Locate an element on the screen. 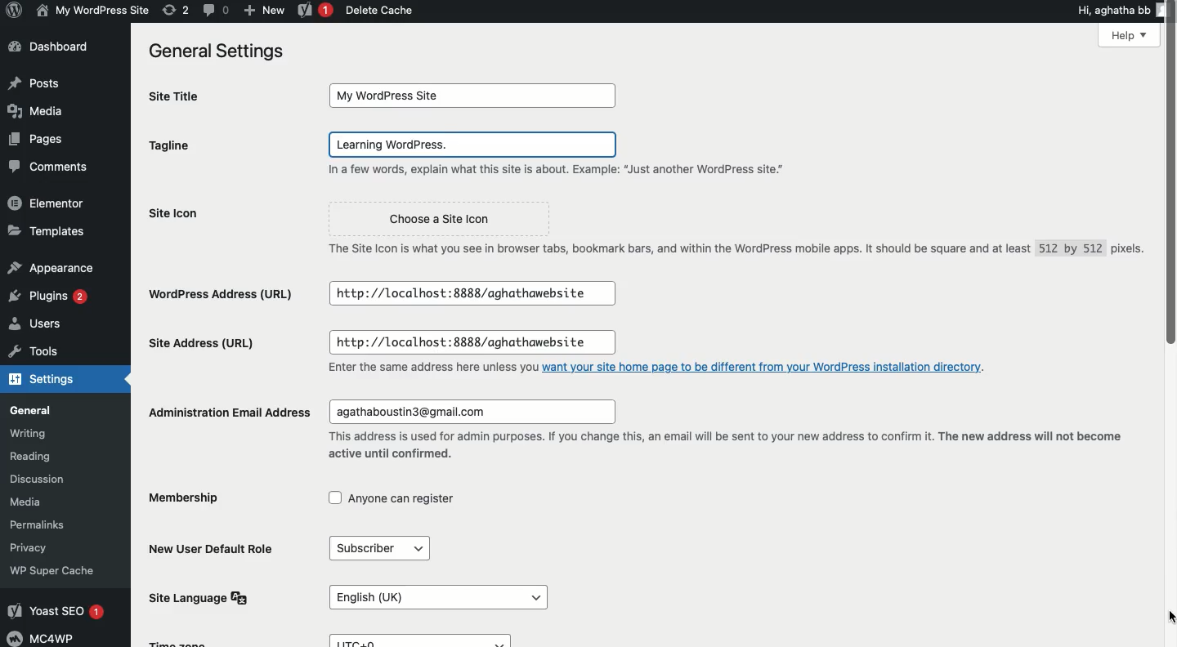 The height and width of the screenshot is (647, 1177). cursor is located at coordinates (1167, 615).